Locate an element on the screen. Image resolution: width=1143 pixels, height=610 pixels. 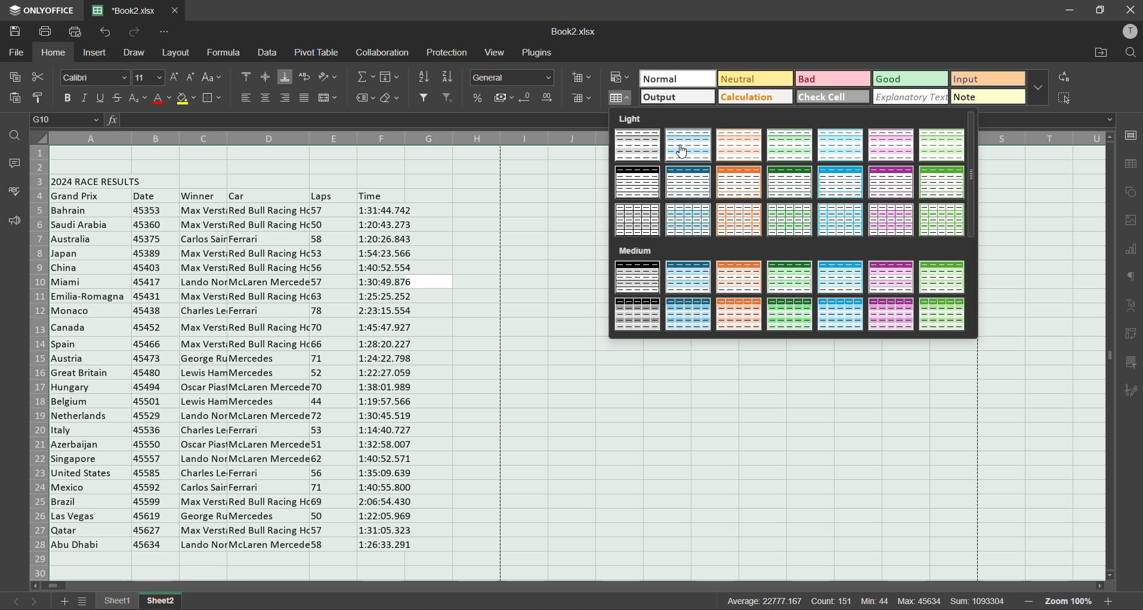
decrease decimal is located at coordinates (528, 98).